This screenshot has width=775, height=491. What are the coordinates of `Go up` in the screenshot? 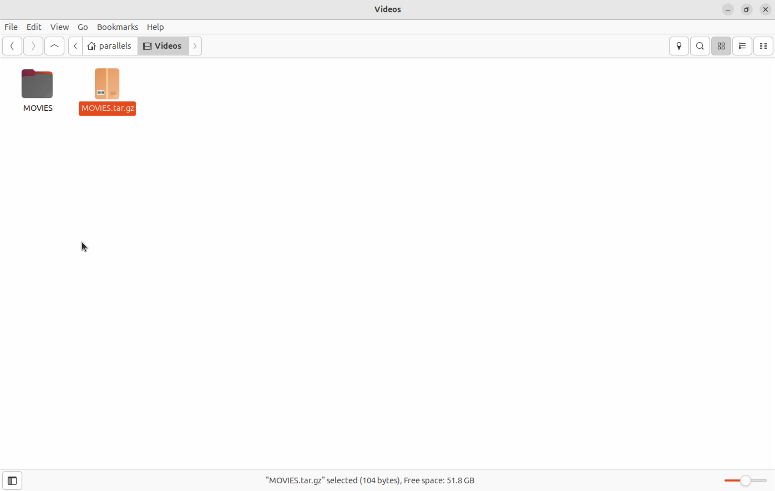 It's located at (55, 45).